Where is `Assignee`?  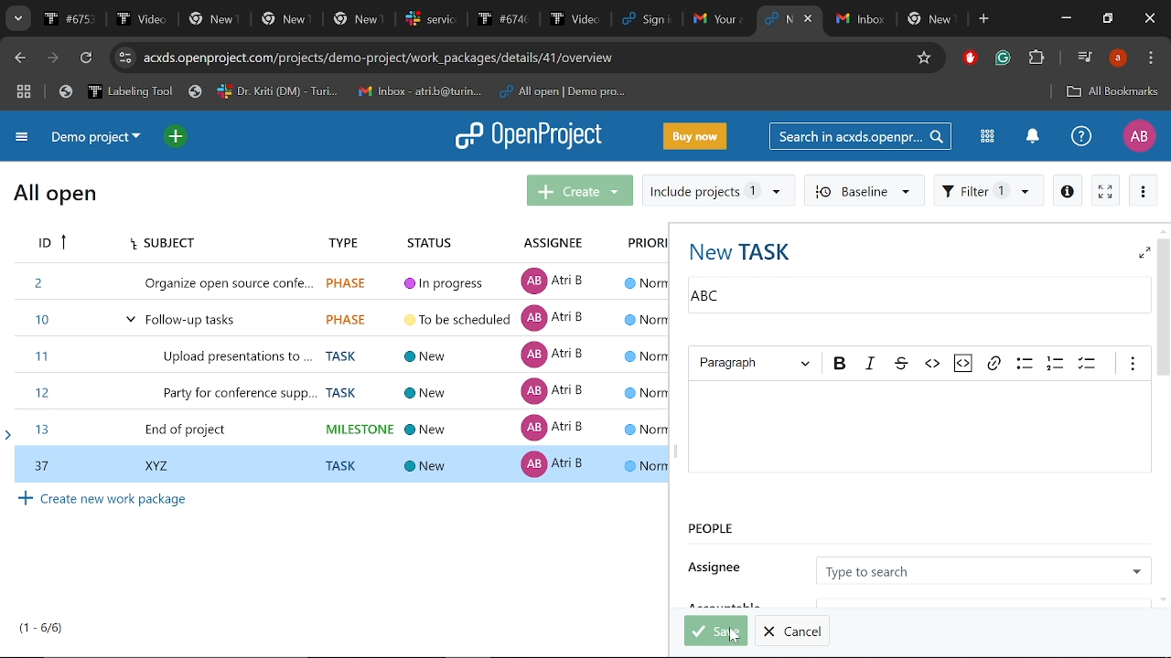 Assignee is located at coordinates (550, 241).